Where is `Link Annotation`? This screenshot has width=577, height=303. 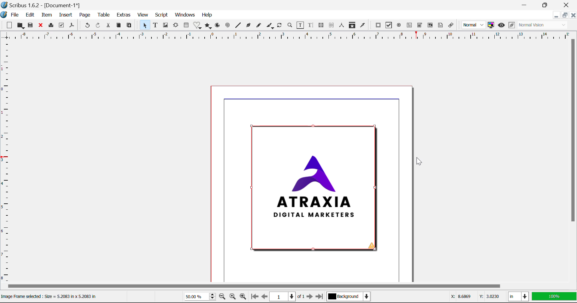
Link Annotation is located at coordinates (452, 26).